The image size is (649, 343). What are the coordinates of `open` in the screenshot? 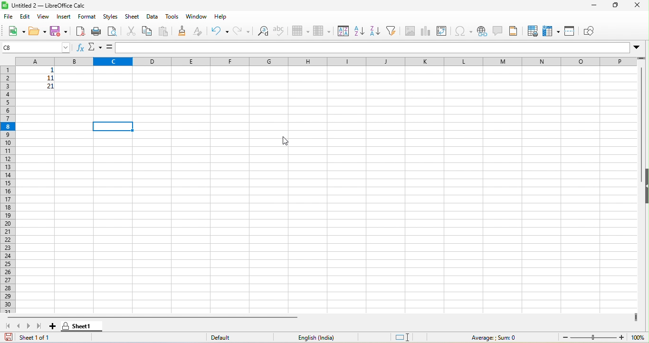 It's located at (37, 32).